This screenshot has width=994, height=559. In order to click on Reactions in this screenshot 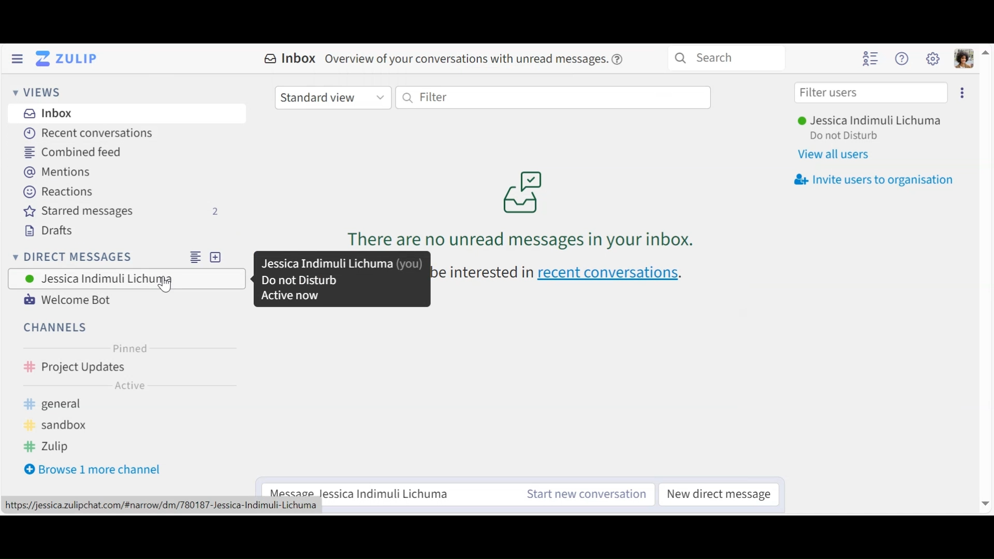, I will do `click(54, 193)`.